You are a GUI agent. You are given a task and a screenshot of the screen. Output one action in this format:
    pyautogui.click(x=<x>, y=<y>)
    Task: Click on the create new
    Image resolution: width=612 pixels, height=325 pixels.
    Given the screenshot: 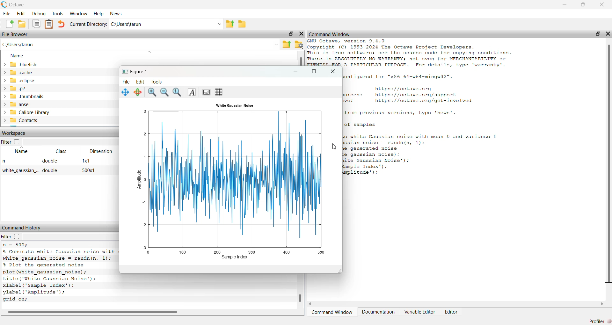 What is the action you would take?
    pyautogui.click(x=9, y=24)
    